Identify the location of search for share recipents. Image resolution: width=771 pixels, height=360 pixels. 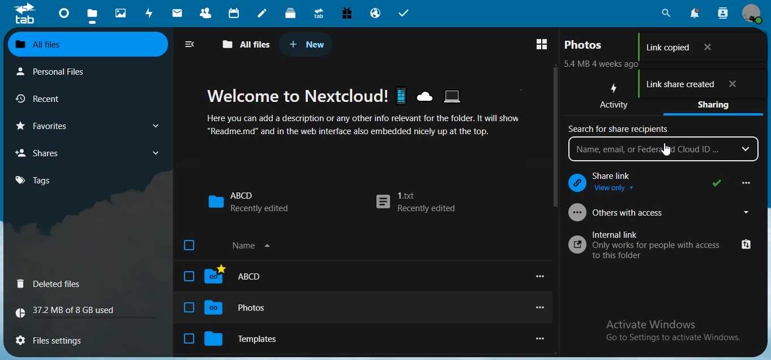
(620, 130).